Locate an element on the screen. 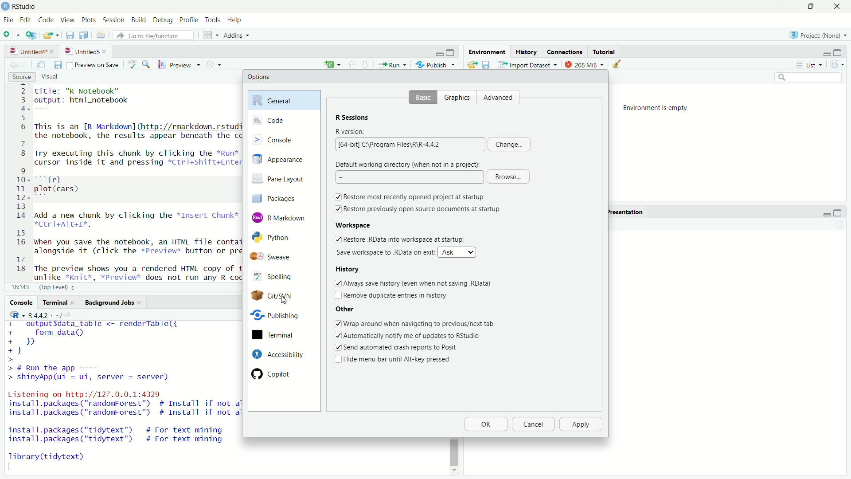 The width and height of the screenshot is (851, 479). Terminal is located at coordinates (276, 335).